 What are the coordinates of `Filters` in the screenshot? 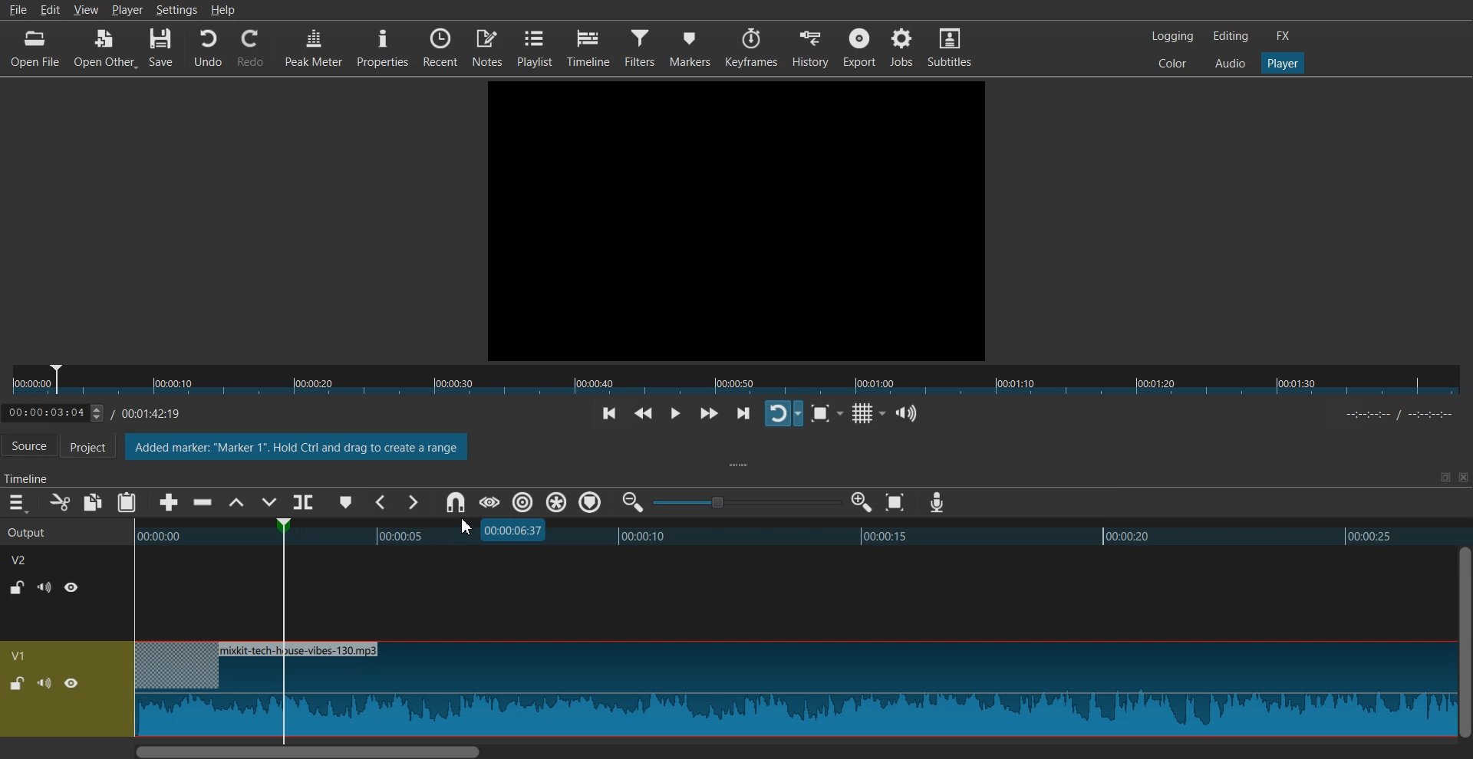 It's located at (641, 46).